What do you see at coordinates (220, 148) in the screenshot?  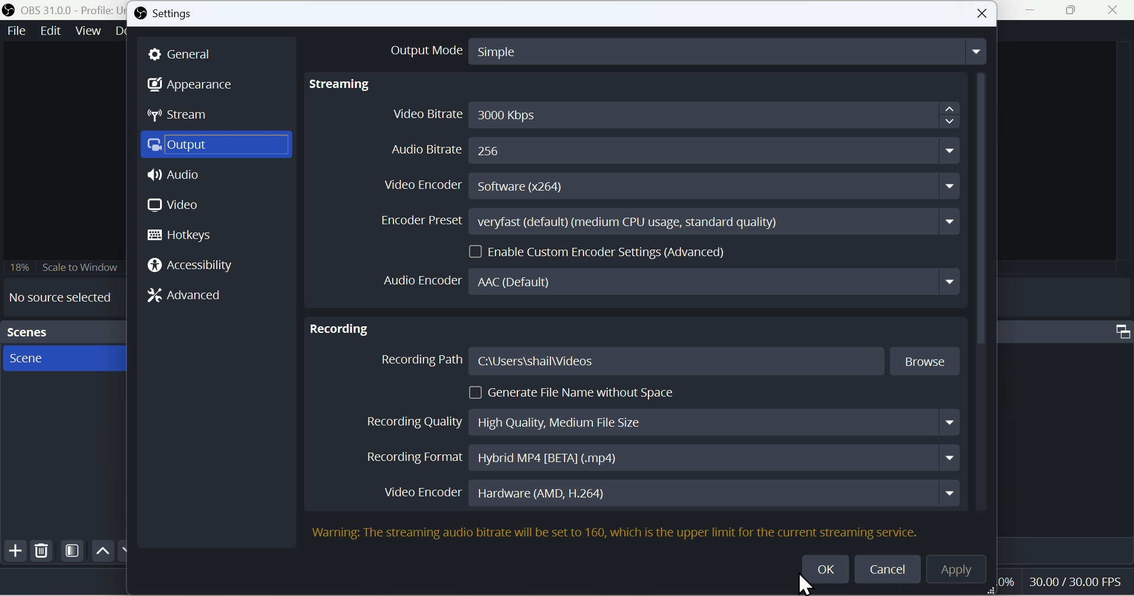 I see `Output` at bounding box center [220, 148].